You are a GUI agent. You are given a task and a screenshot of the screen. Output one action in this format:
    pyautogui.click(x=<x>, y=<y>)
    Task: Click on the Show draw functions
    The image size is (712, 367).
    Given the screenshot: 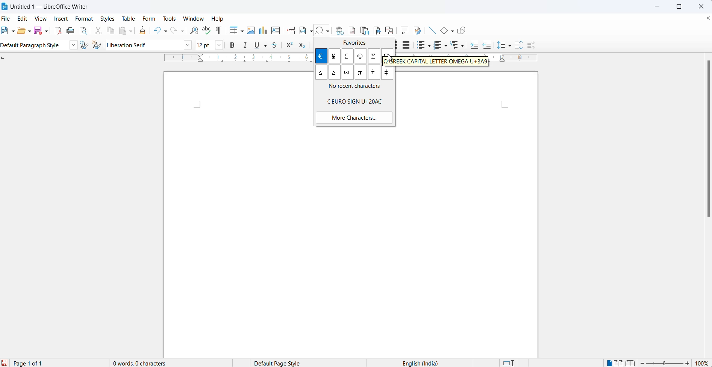 What is the action you would take?
    pyautogui.click(x=464, y=31)
    